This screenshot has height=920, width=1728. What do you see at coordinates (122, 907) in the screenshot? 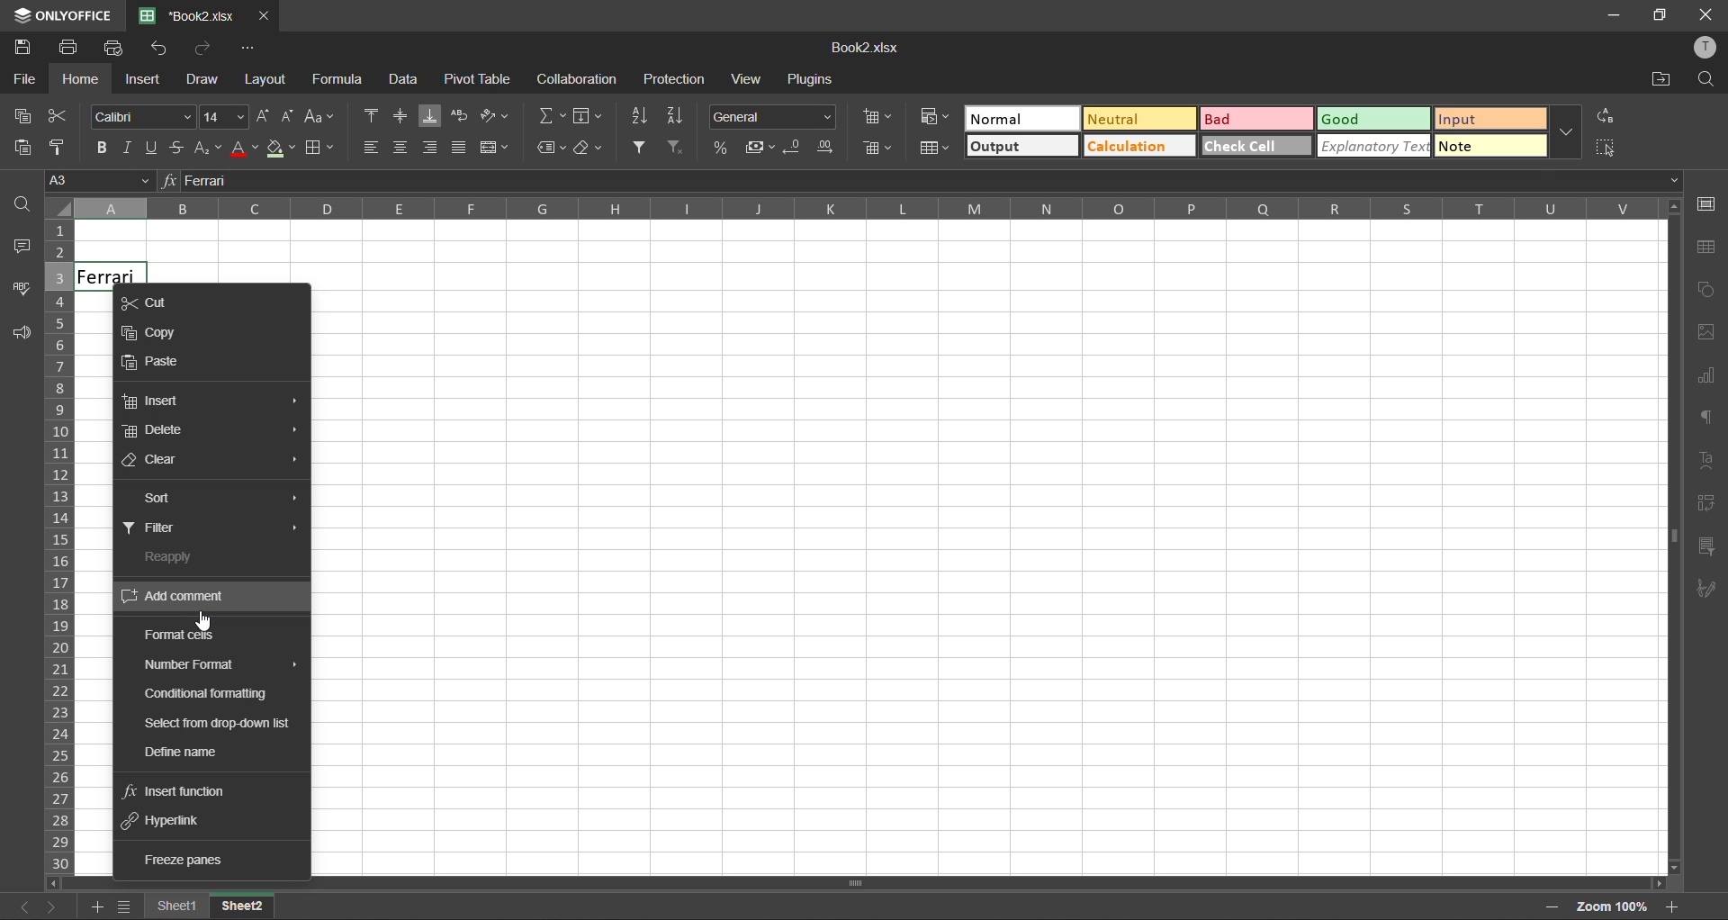
I see `sheet list` at bounding box center [122, 907].